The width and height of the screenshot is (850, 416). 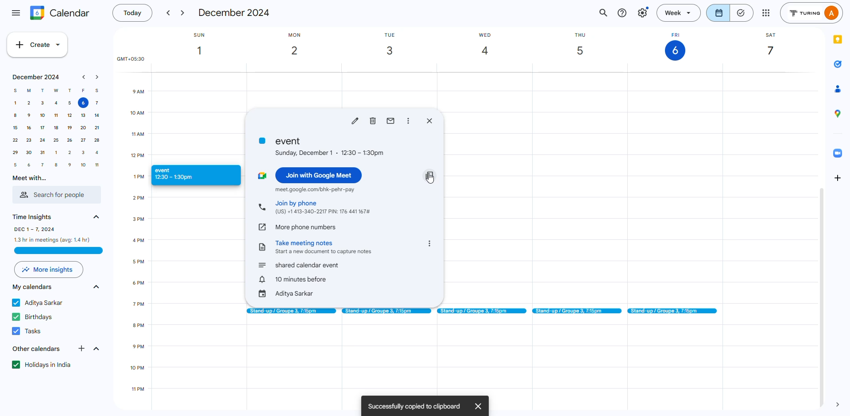 What do you see at coordinates (95, 216) in the screenshot?
I see `see` at bounding box center [95, 216].